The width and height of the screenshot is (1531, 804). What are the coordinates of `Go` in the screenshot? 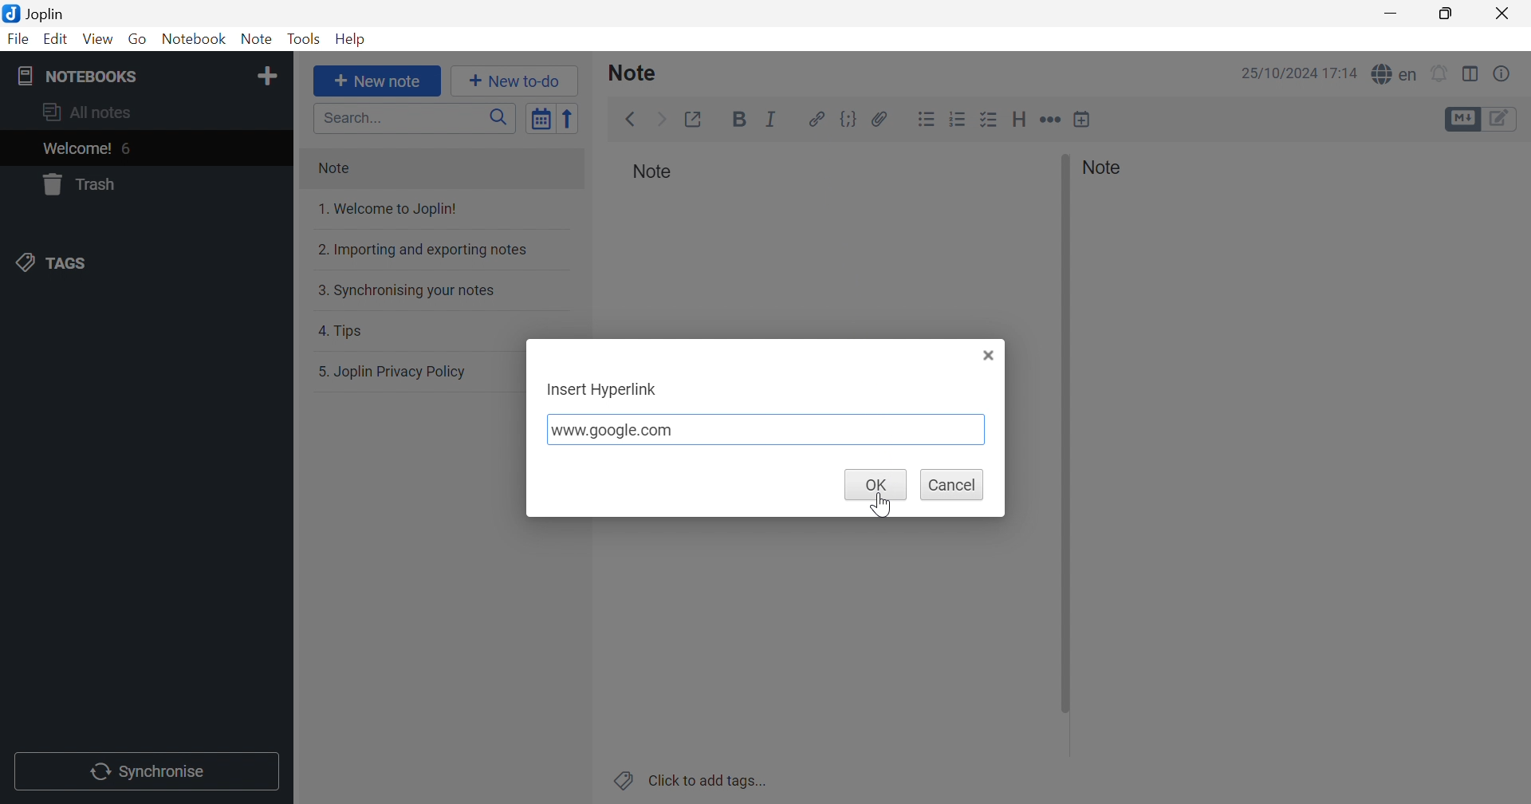 It's located at (140, 40).